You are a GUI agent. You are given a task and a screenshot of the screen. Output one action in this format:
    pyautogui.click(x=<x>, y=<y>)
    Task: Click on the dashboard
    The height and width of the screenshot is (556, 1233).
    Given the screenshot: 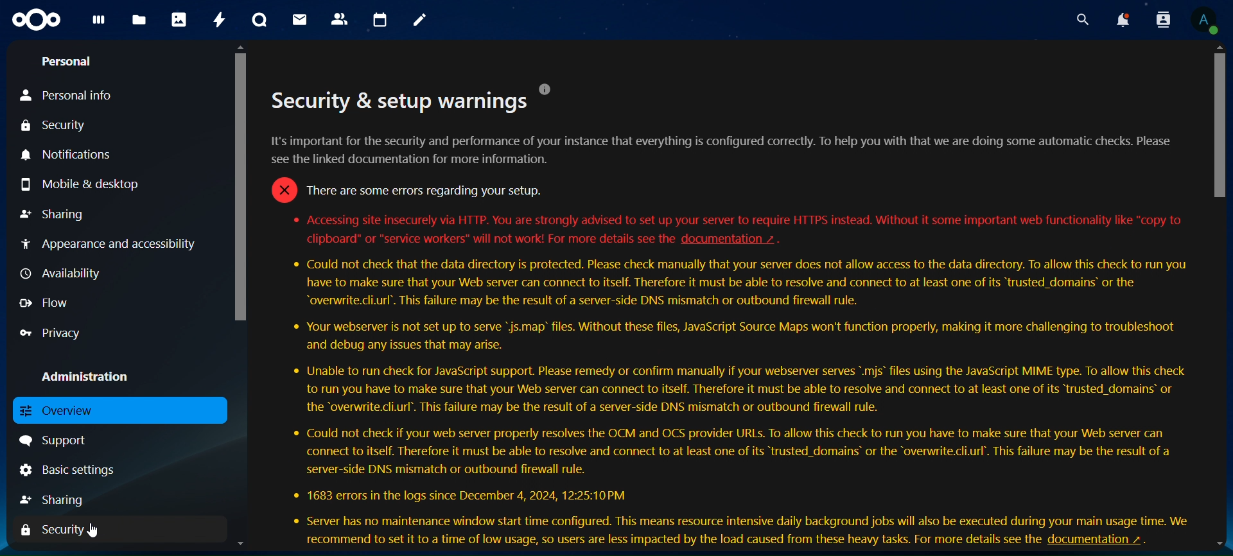 What is the action you would take?
    pyautogui.click(x=96, y=22)
    